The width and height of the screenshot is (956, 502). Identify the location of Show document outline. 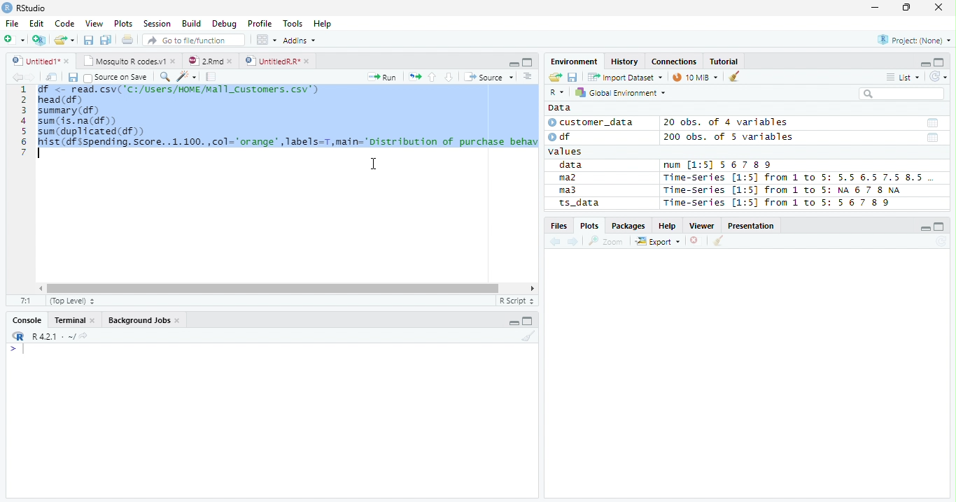
(526, 76).